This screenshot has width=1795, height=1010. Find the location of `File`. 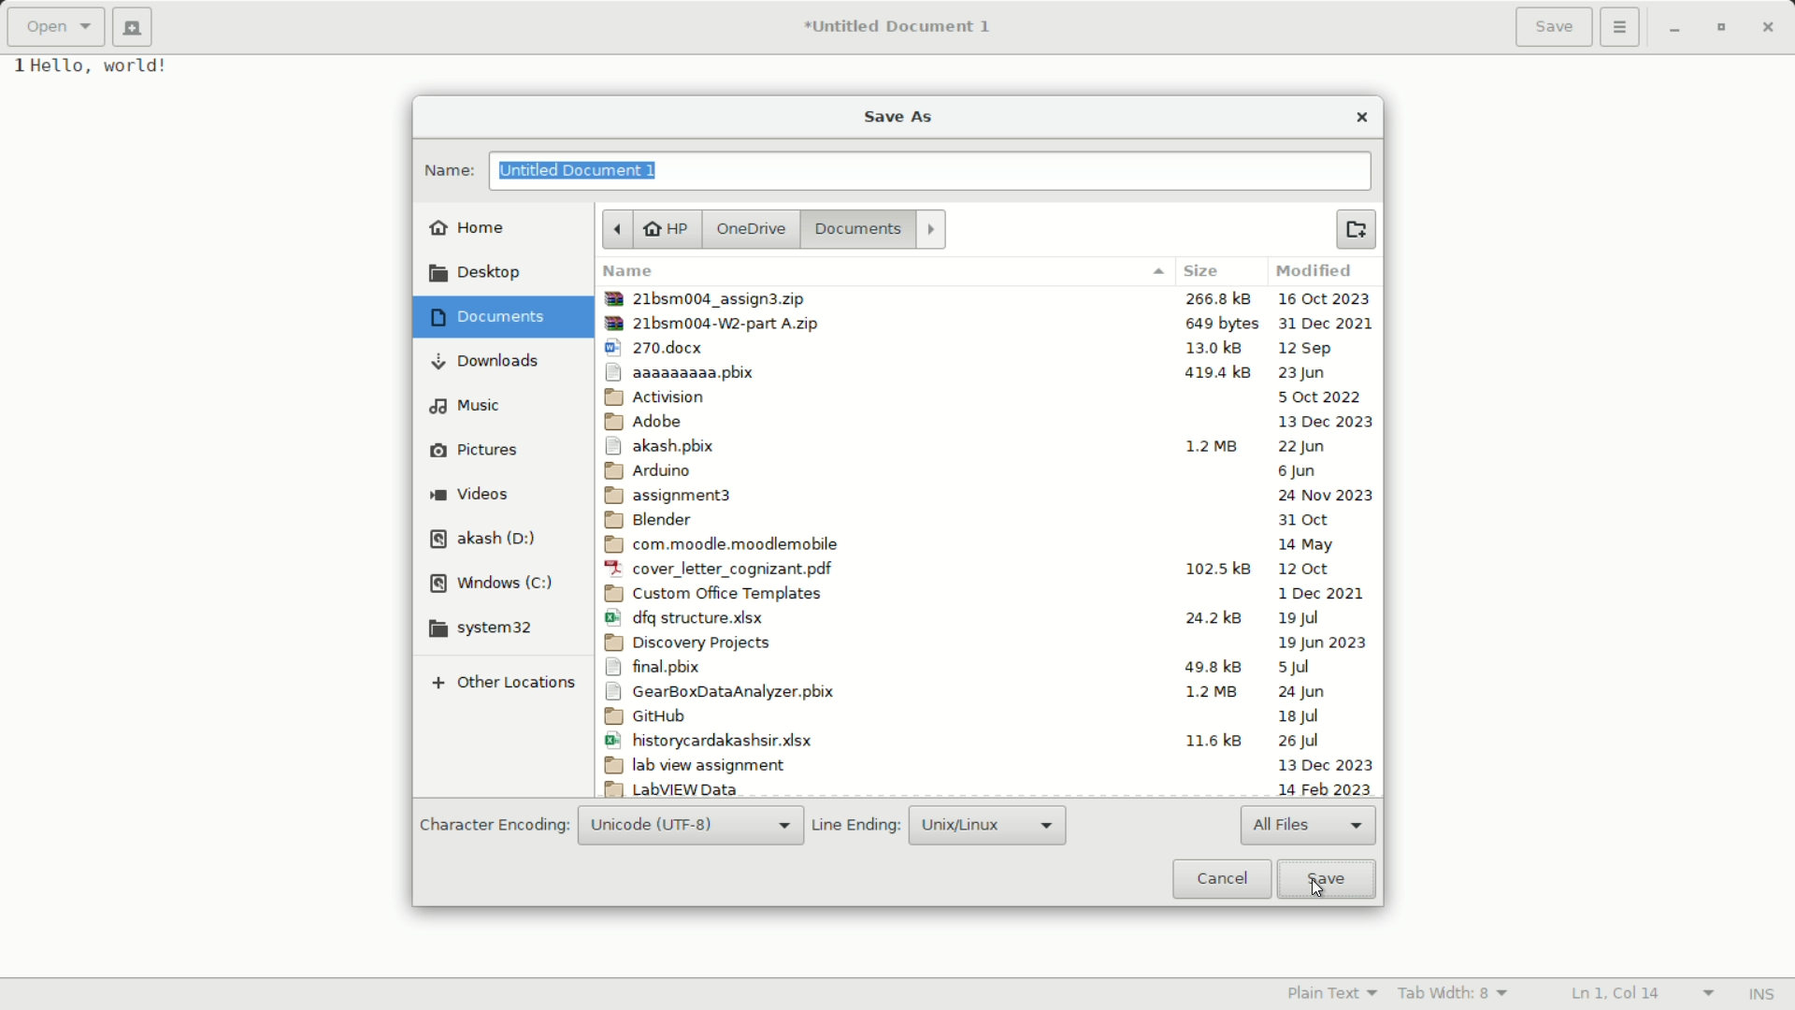

File is located at coordinates (984, 787).